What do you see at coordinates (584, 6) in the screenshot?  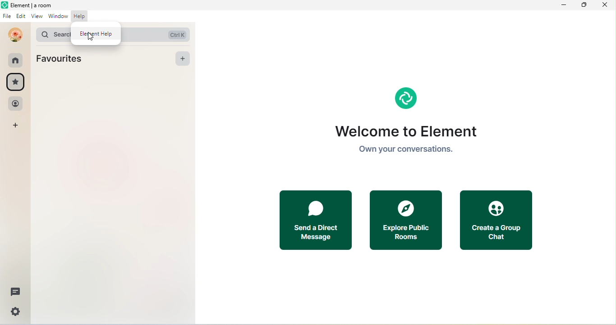 I see `maximize` at bounding box center [584, 6].